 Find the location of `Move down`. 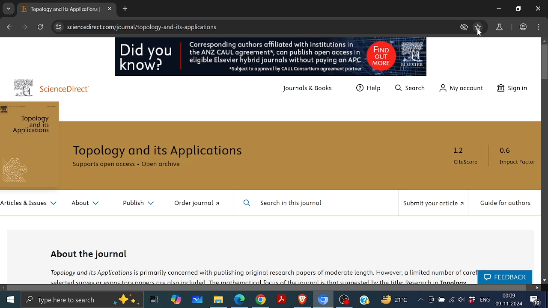

Move down is located at coordinates (545, 281).